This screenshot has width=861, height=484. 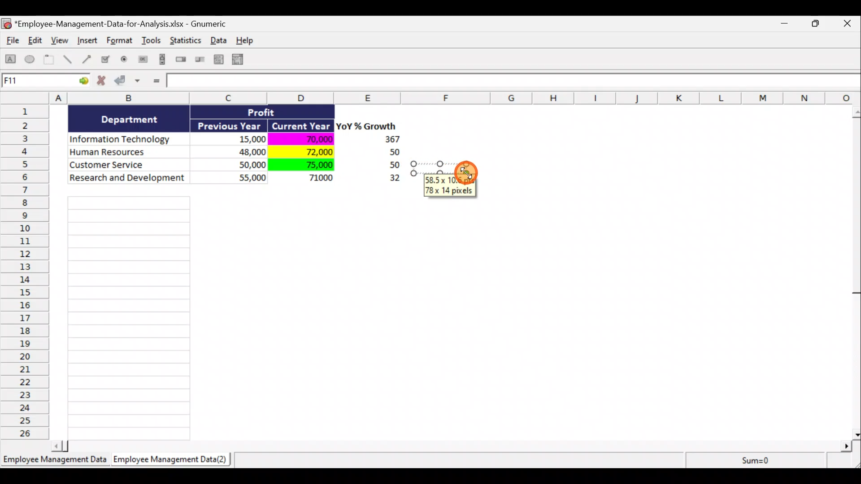 What do you see at coordinates (11, 42) in the screenshot?
I see `File` at bounding box center [11, 42].